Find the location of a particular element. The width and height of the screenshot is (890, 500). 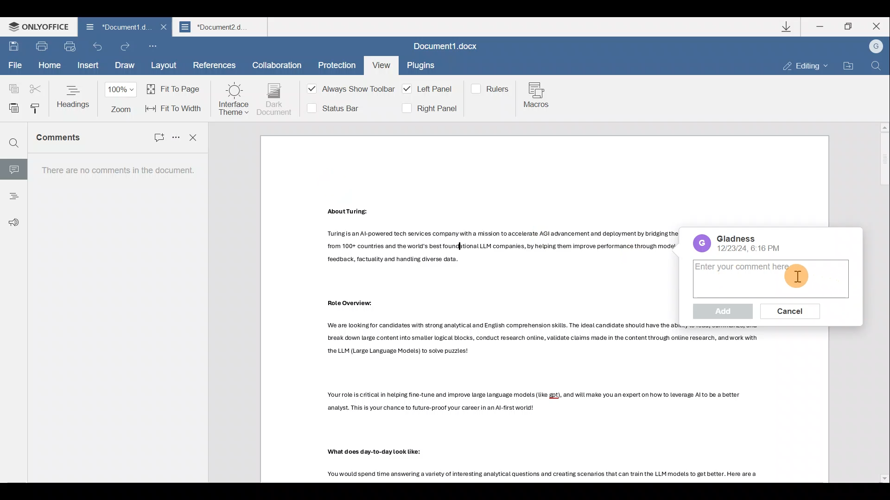

Maximize is located at coordinates (850, 26).